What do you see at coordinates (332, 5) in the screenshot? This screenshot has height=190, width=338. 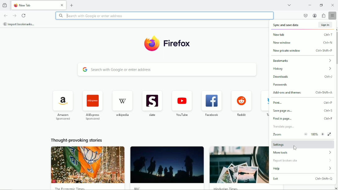 I see `Close` at bounding box center [332, 5].